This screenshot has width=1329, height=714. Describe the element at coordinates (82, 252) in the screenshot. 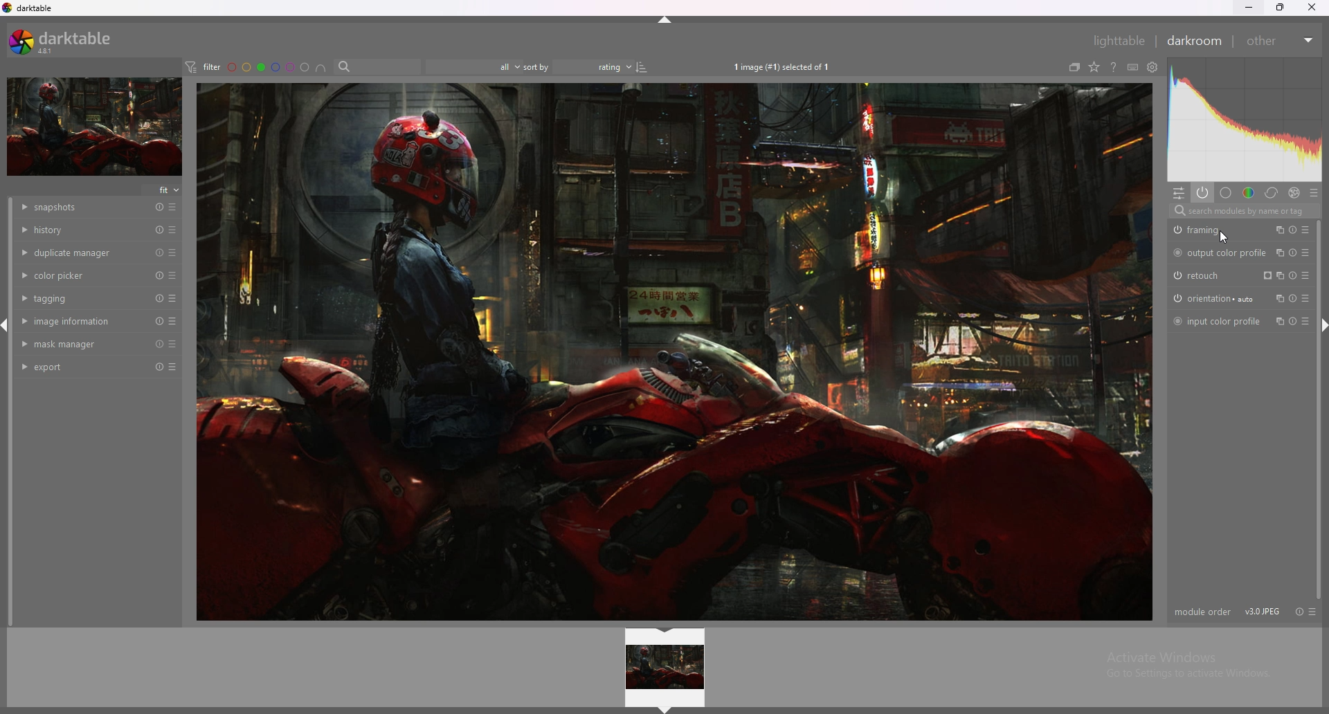

I see `duplicate manager` at that location.